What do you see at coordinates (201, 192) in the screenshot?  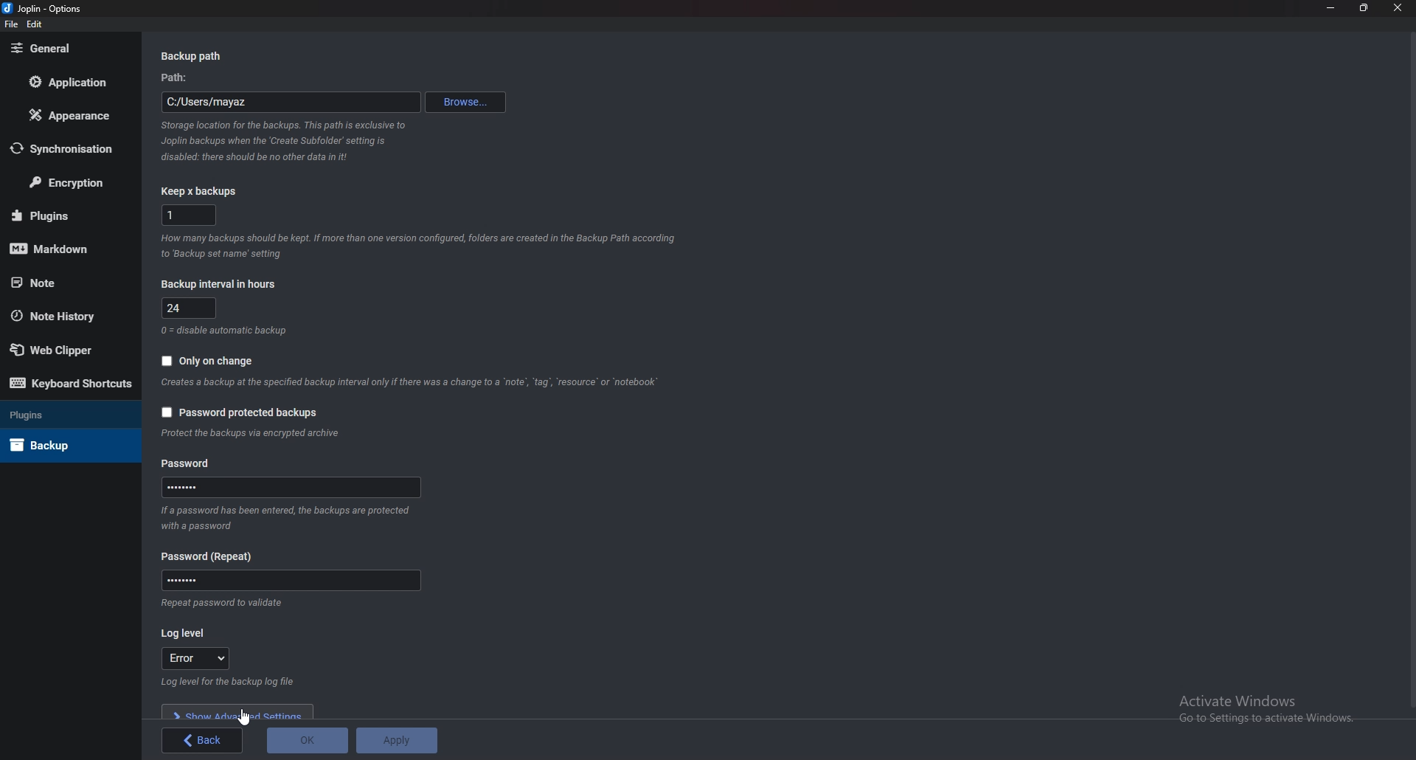 I see `Keep X backups` at bounding box center [201, 192].